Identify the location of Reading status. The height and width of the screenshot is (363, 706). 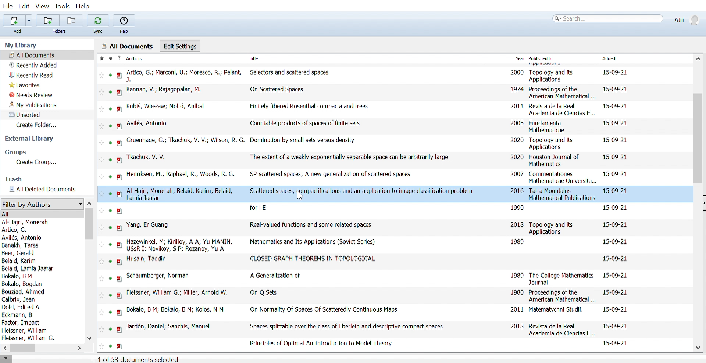
(110, 227).